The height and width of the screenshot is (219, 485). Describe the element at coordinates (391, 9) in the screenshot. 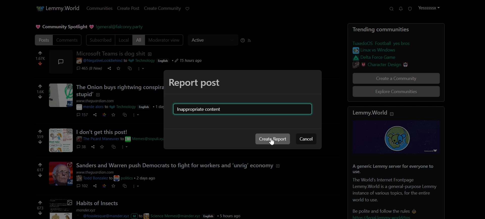

I see `Support` at that location.